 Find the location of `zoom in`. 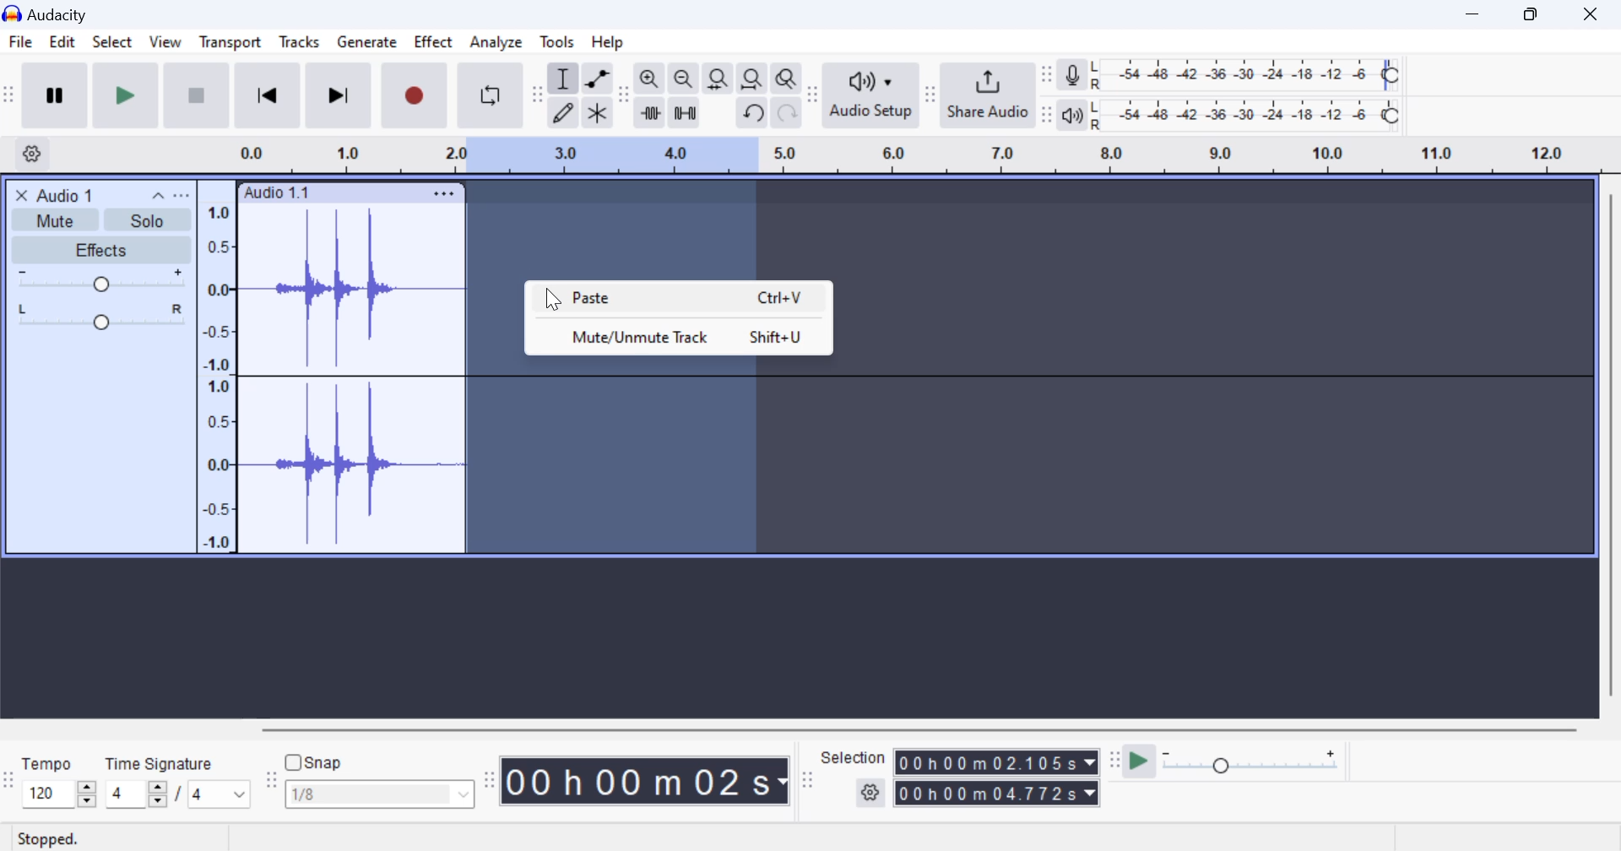

zoom in is located at coordinates (649, 79).